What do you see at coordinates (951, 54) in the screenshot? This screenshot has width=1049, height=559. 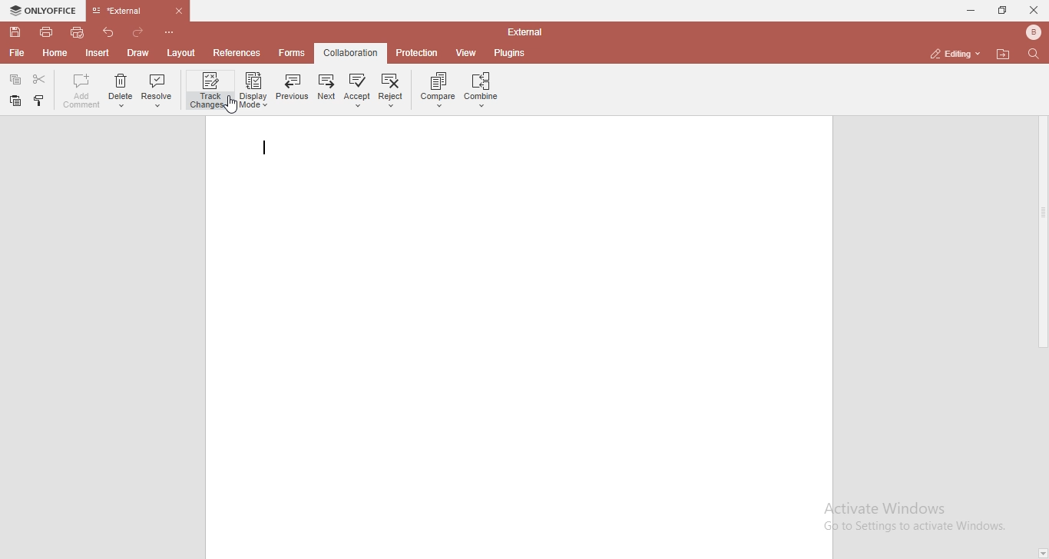 I see `editing` at bounding box center [951, 54].